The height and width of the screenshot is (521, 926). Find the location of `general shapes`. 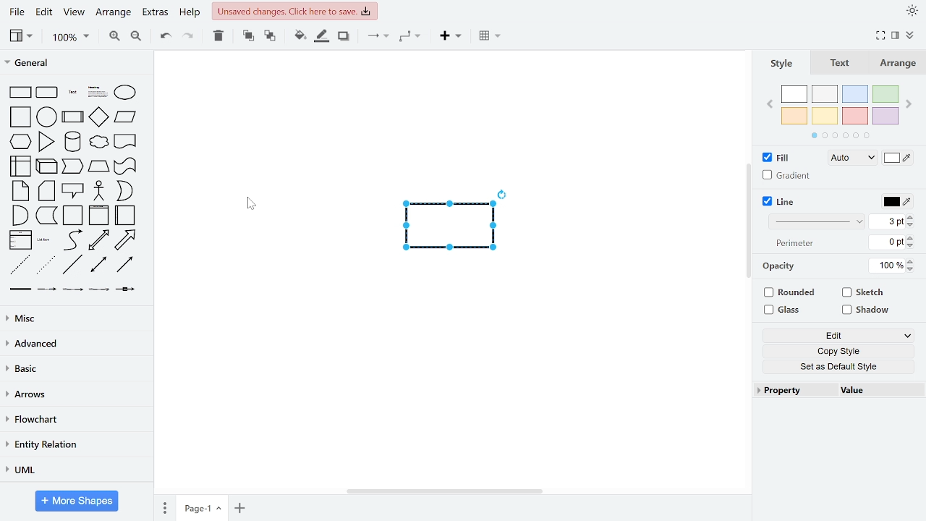

general shapes is located at coordinates (19, 215).